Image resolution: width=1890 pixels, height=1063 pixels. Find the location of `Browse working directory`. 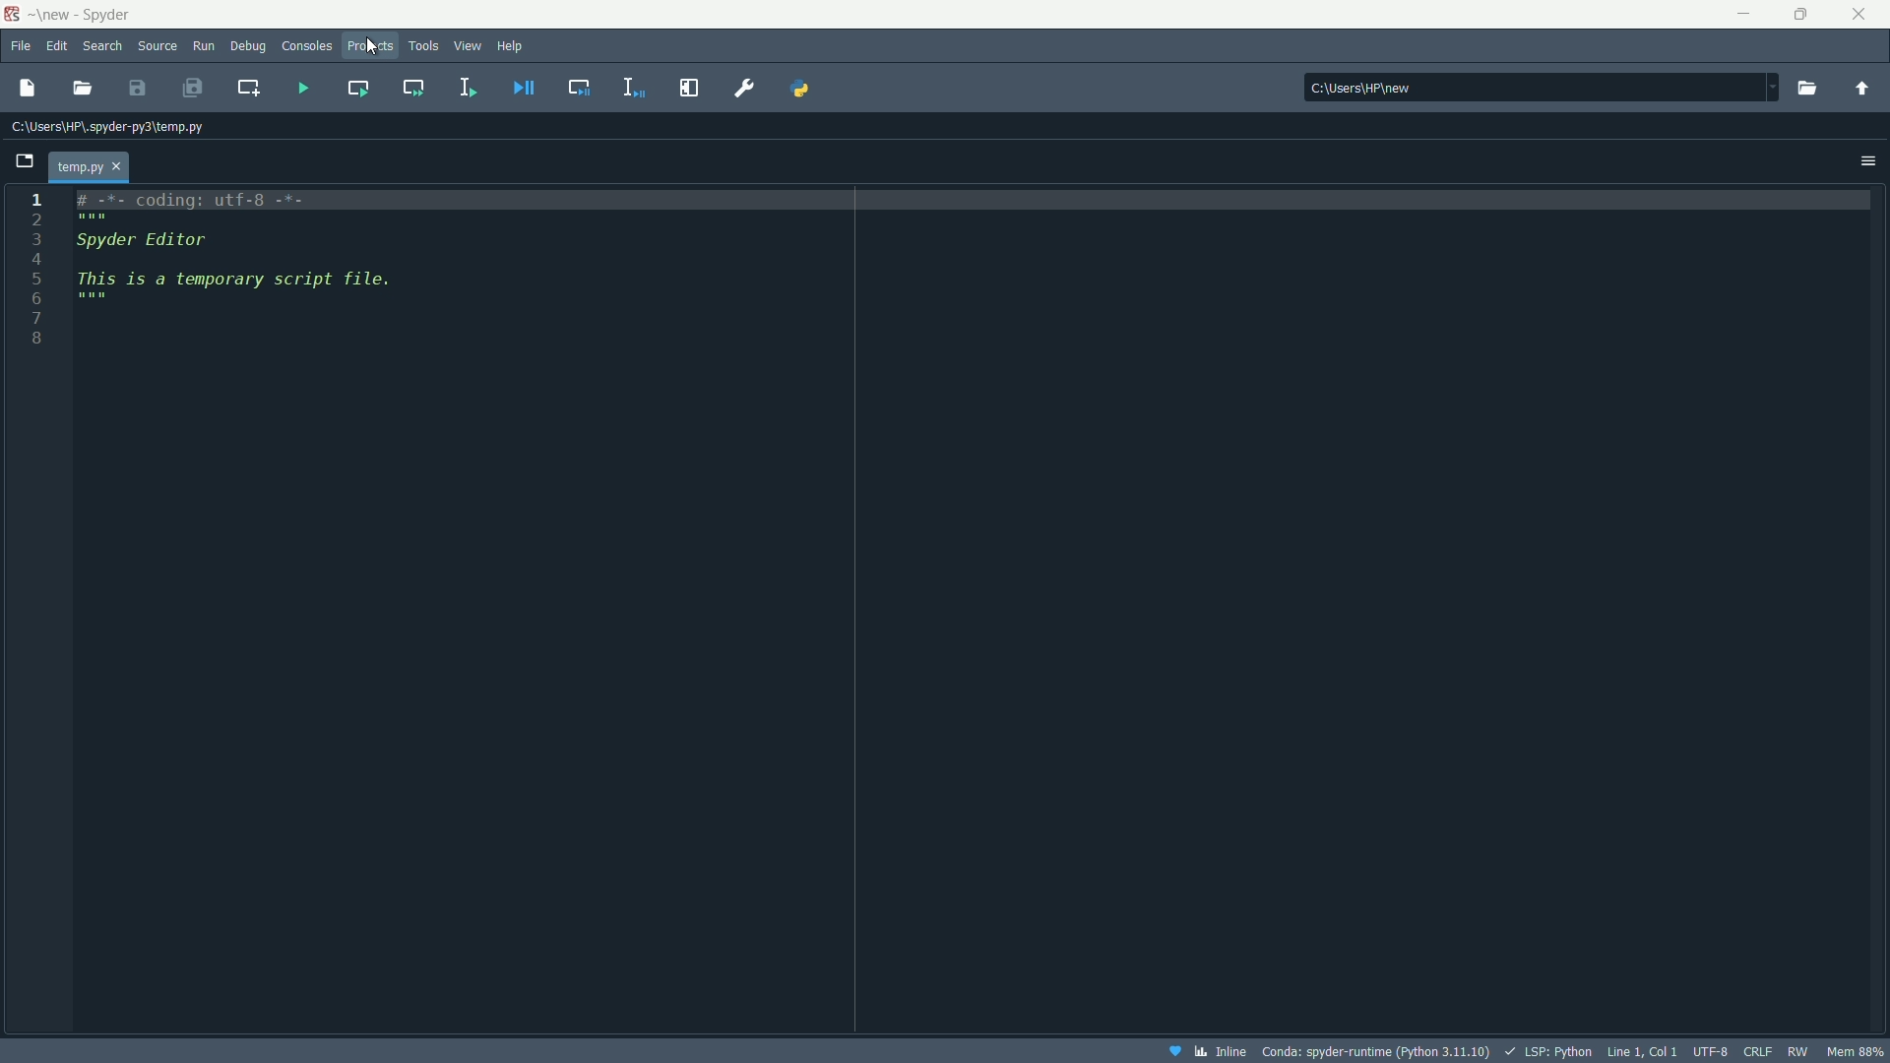

Browse working directory is located at coordinates (1809, 84).